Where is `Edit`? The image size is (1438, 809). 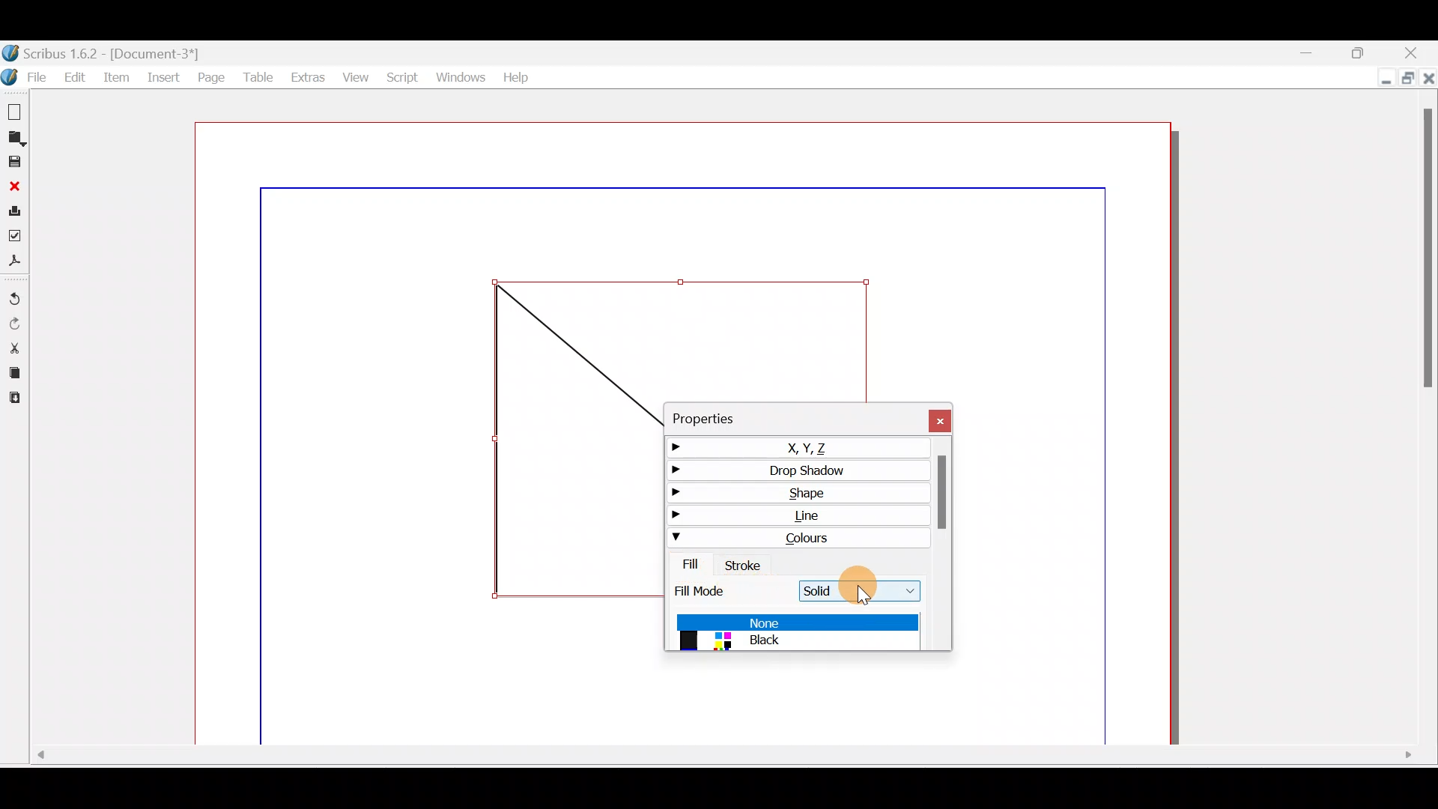 Edit is located at coordinates (73, 76).